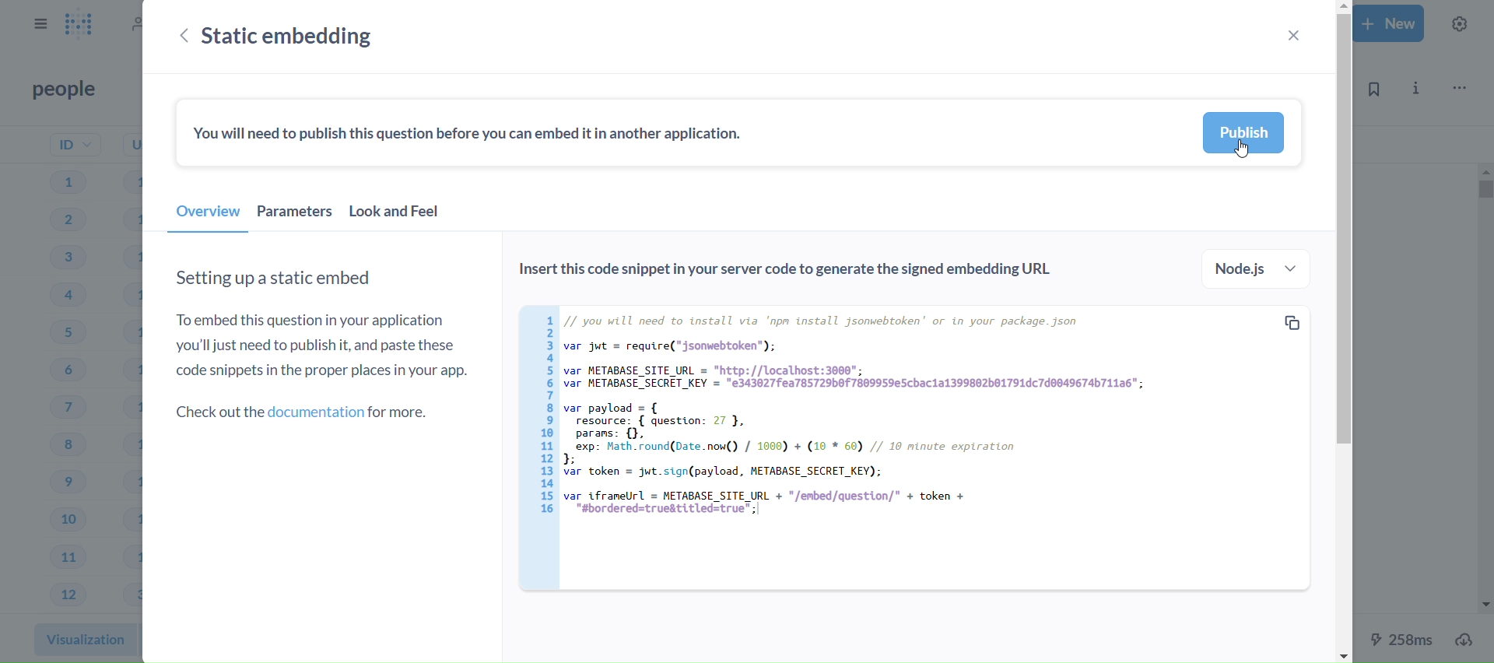 This screenshot has height=663, width=1494. Describe the element at coordinates (473, 135) in the screenshot. I see `you'll nedd to publish this question before you can embed it in another application` at that location.